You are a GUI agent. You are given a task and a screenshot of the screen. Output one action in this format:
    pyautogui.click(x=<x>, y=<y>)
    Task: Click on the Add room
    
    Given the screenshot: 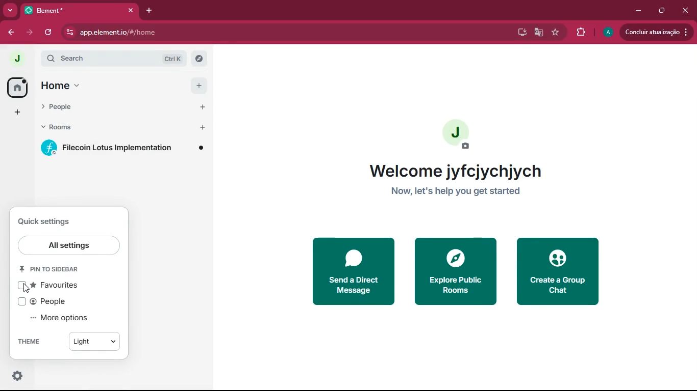 What is the action you would take?
    pyautogui.click(x=202, y=130)
    